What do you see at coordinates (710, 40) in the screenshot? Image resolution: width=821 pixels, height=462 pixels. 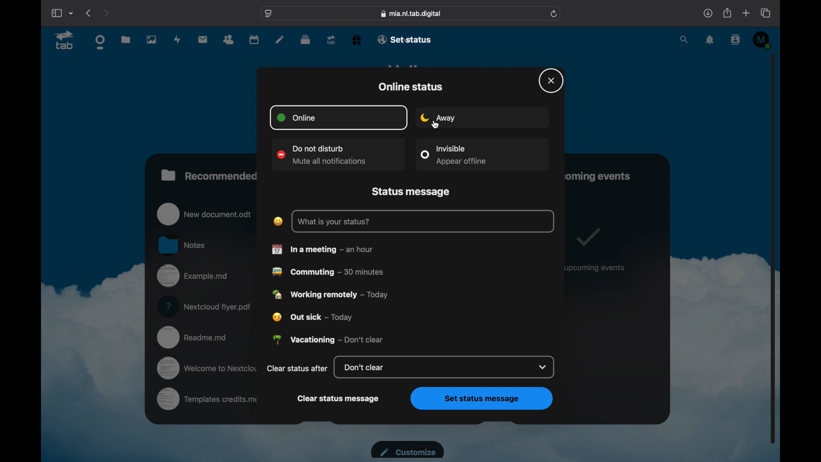 I see `notifications` at bounding box center [710, 40].